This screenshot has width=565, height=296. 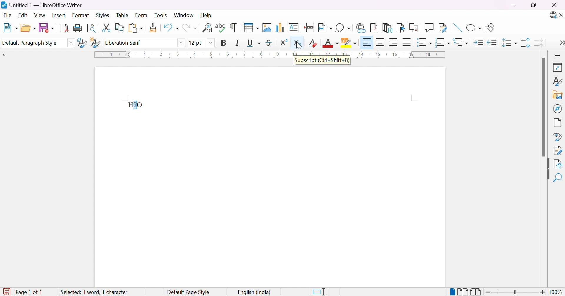 I want to click on Print, so click(x=78, y=28).